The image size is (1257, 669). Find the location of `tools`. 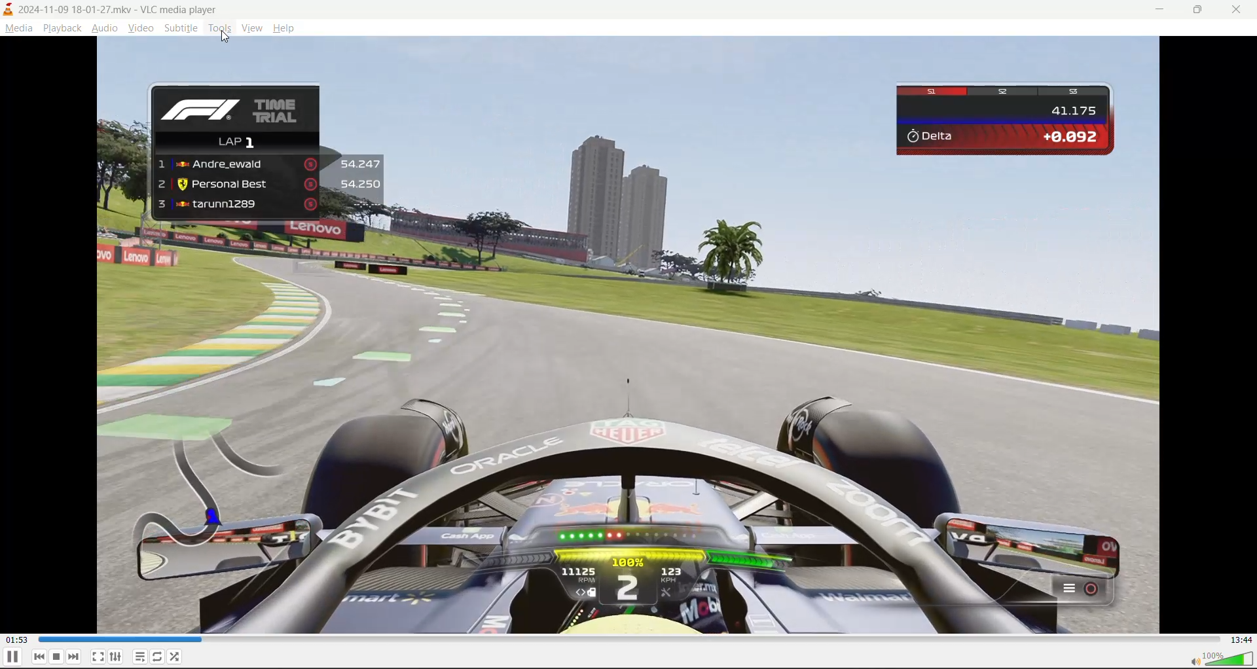

tools is located at coordinates (220, 30).